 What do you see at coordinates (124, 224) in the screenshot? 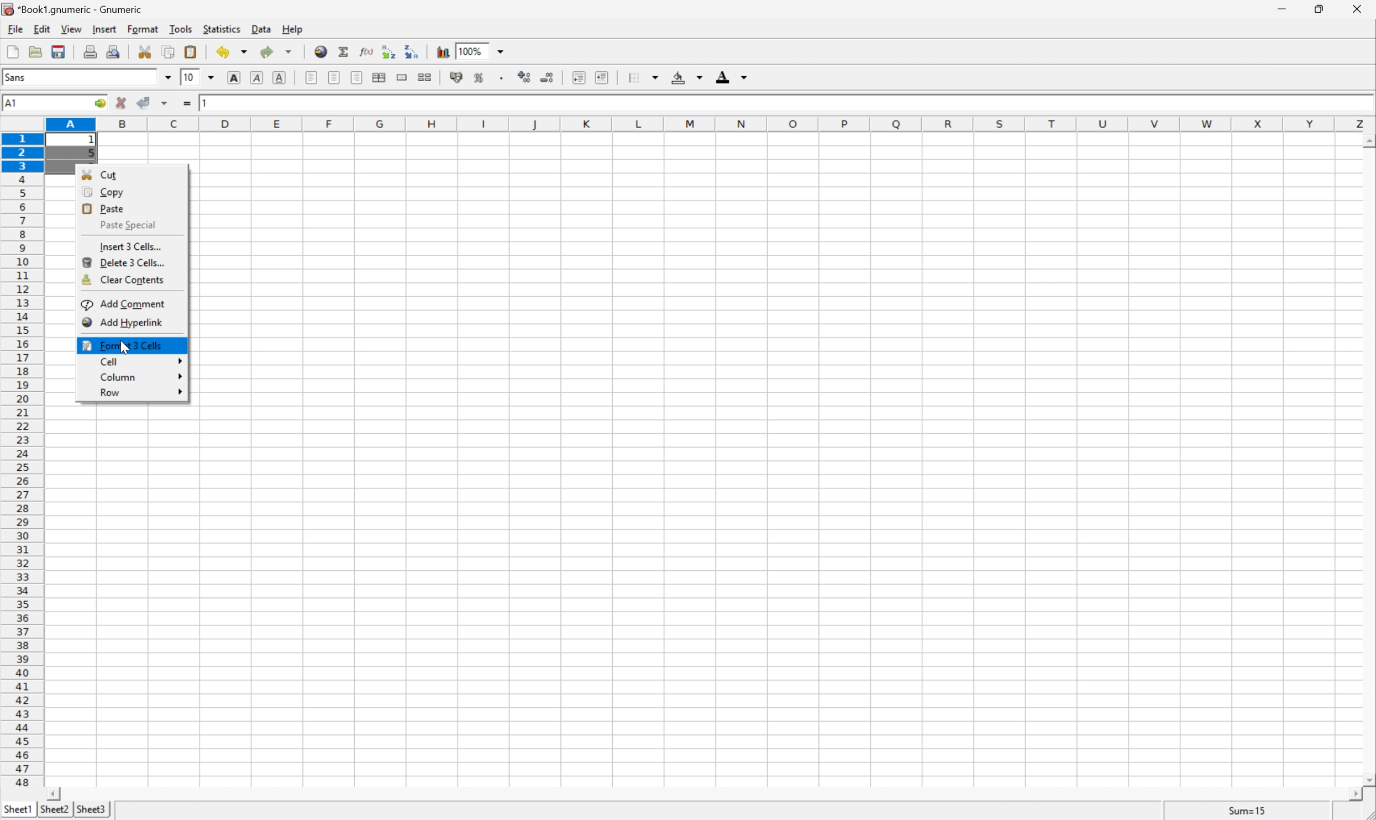
I see `paste special` at bounding box center [124, 224].